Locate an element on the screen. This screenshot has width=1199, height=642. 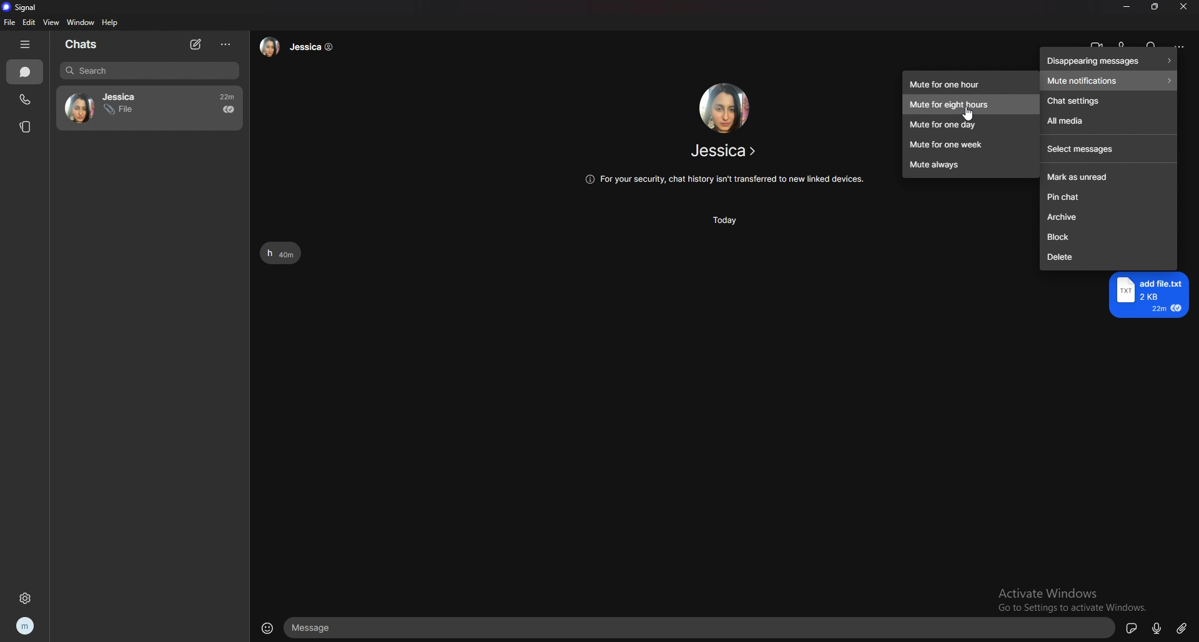
Jessica is located at coordinates (124, 96).